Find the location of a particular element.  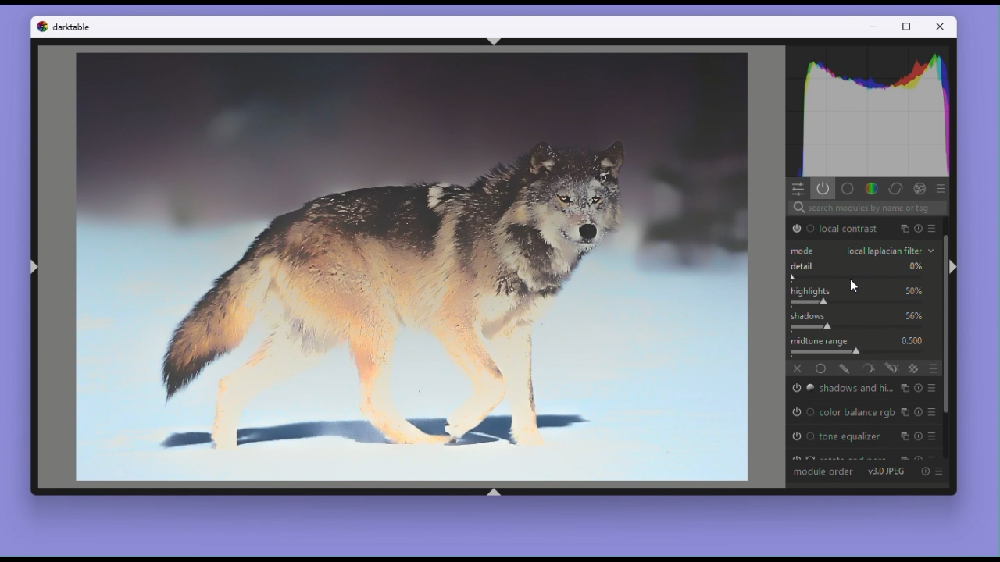

search modules by name or tage is located at coordinates (868, 207).